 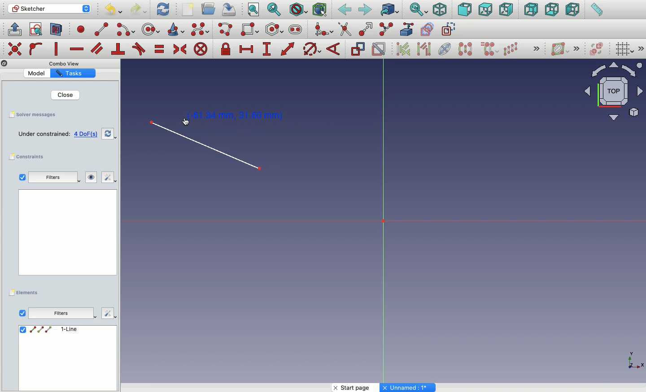 What do you see at coordinates (201, 50) in the screenshot?
I see `Constrain block` at bounding box center [201, 50].